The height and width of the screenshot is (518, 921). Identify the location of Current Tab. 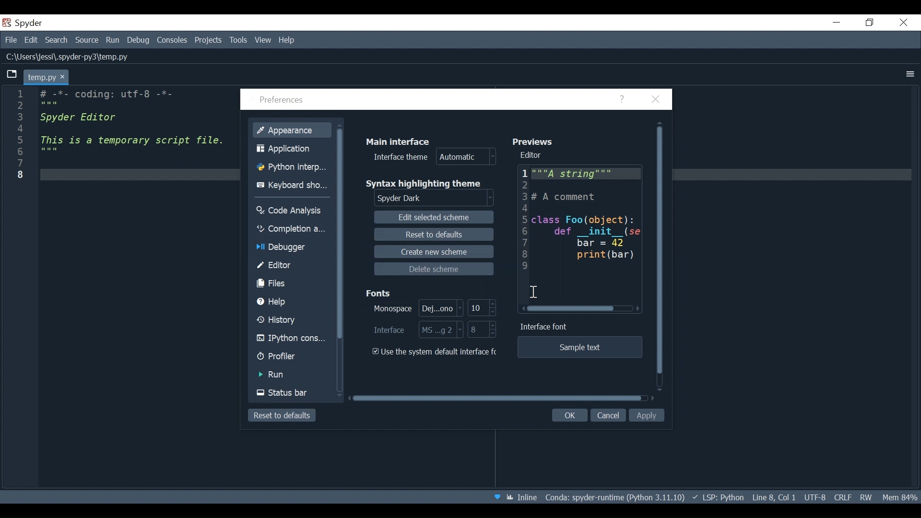
(47, 77).